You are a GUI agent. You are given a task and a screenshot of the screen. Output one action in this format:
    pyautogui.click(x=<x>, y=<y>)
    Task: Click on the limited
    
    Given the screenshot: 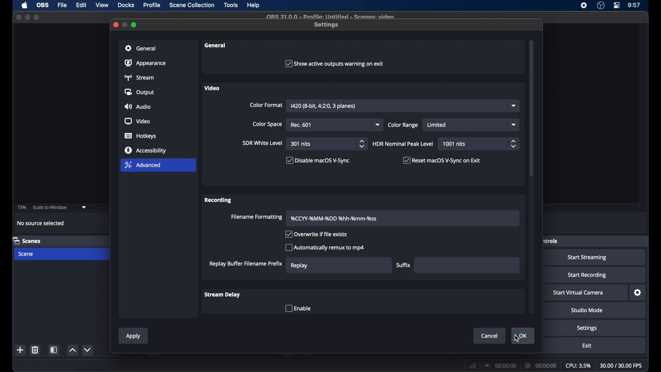 What is the action you would take?
    pyautogui.click(x=437, y=125)
    